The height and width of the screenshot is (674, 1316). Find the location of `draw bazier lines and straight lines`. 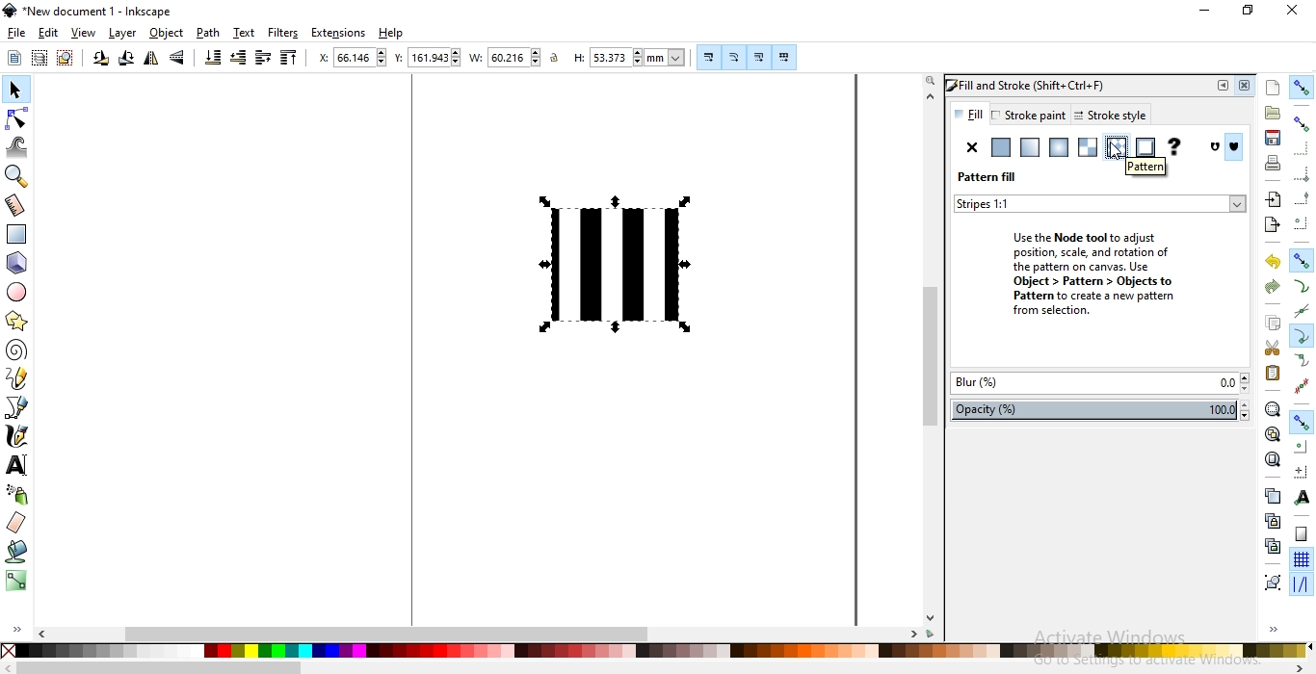

draw bazier lines and straight lines is located at coordinates (17, 407).